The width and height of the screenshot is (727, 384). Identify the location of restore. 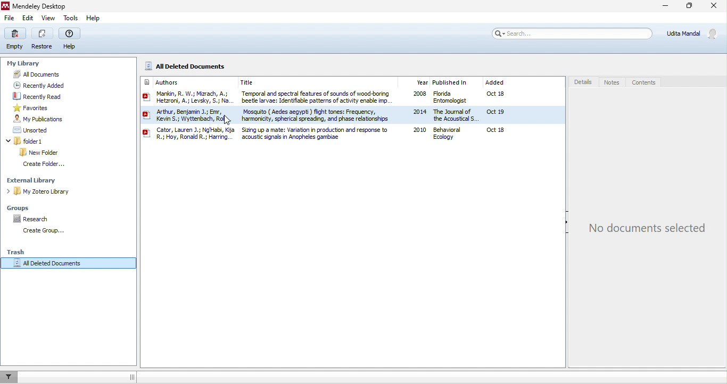
(44, 39).